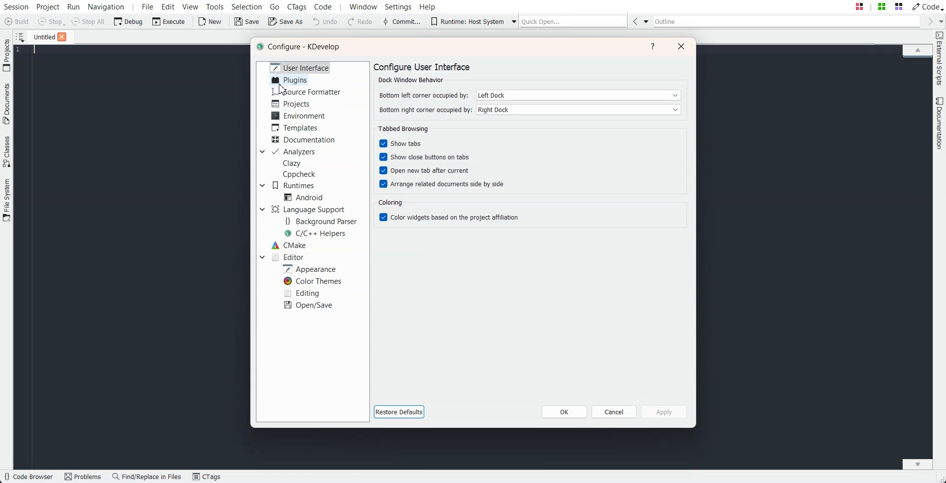 The width and height of the screenshot is (946, 483). I want to click on Undo, so click(325, 21).